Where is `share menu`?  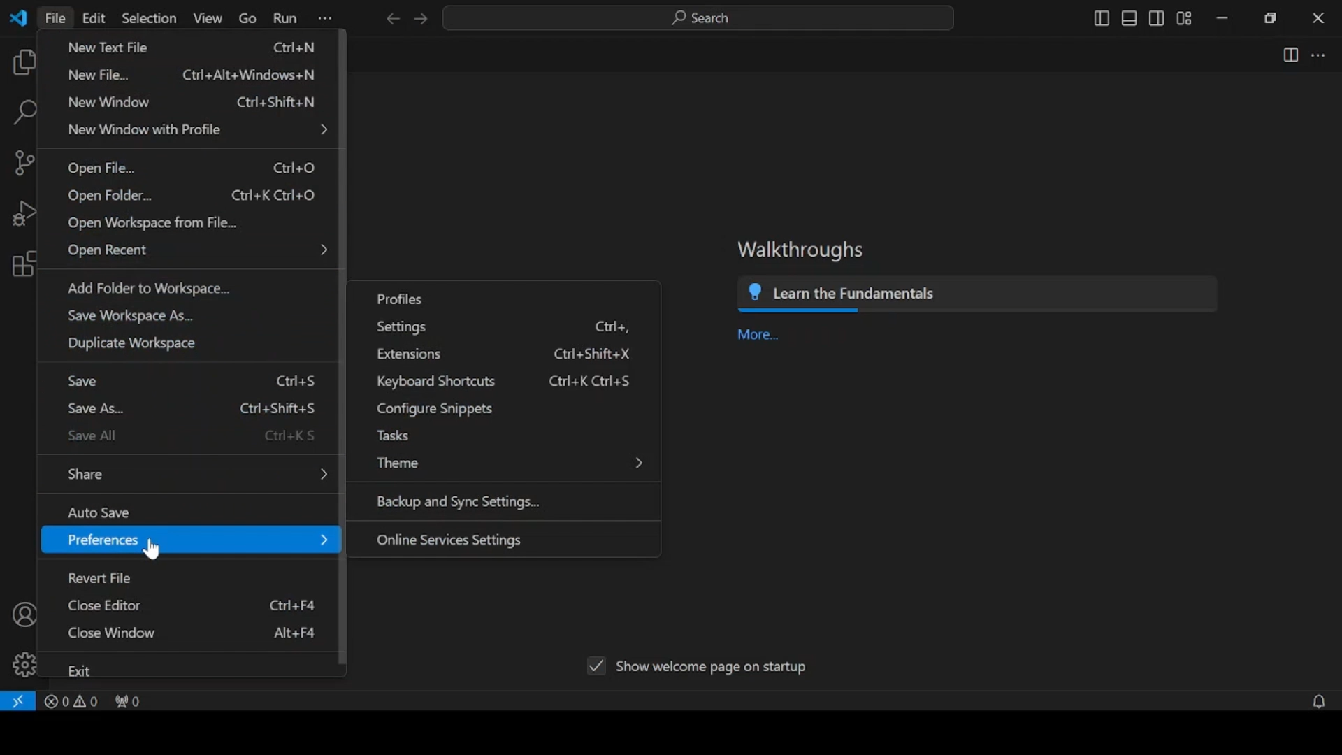
share menu is located at coordinates (194, 475).